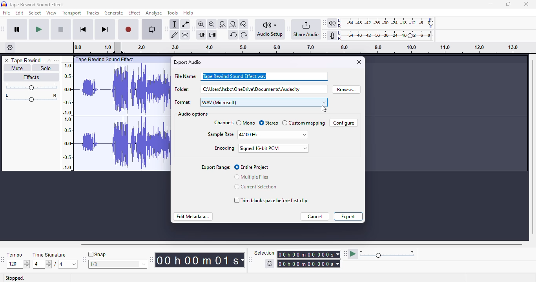 The height and width of the screenshot is (282, 536). What do you see at coordinates (17, 30) in the screenshot?
I see `pause` at bounding box center [17, 30].